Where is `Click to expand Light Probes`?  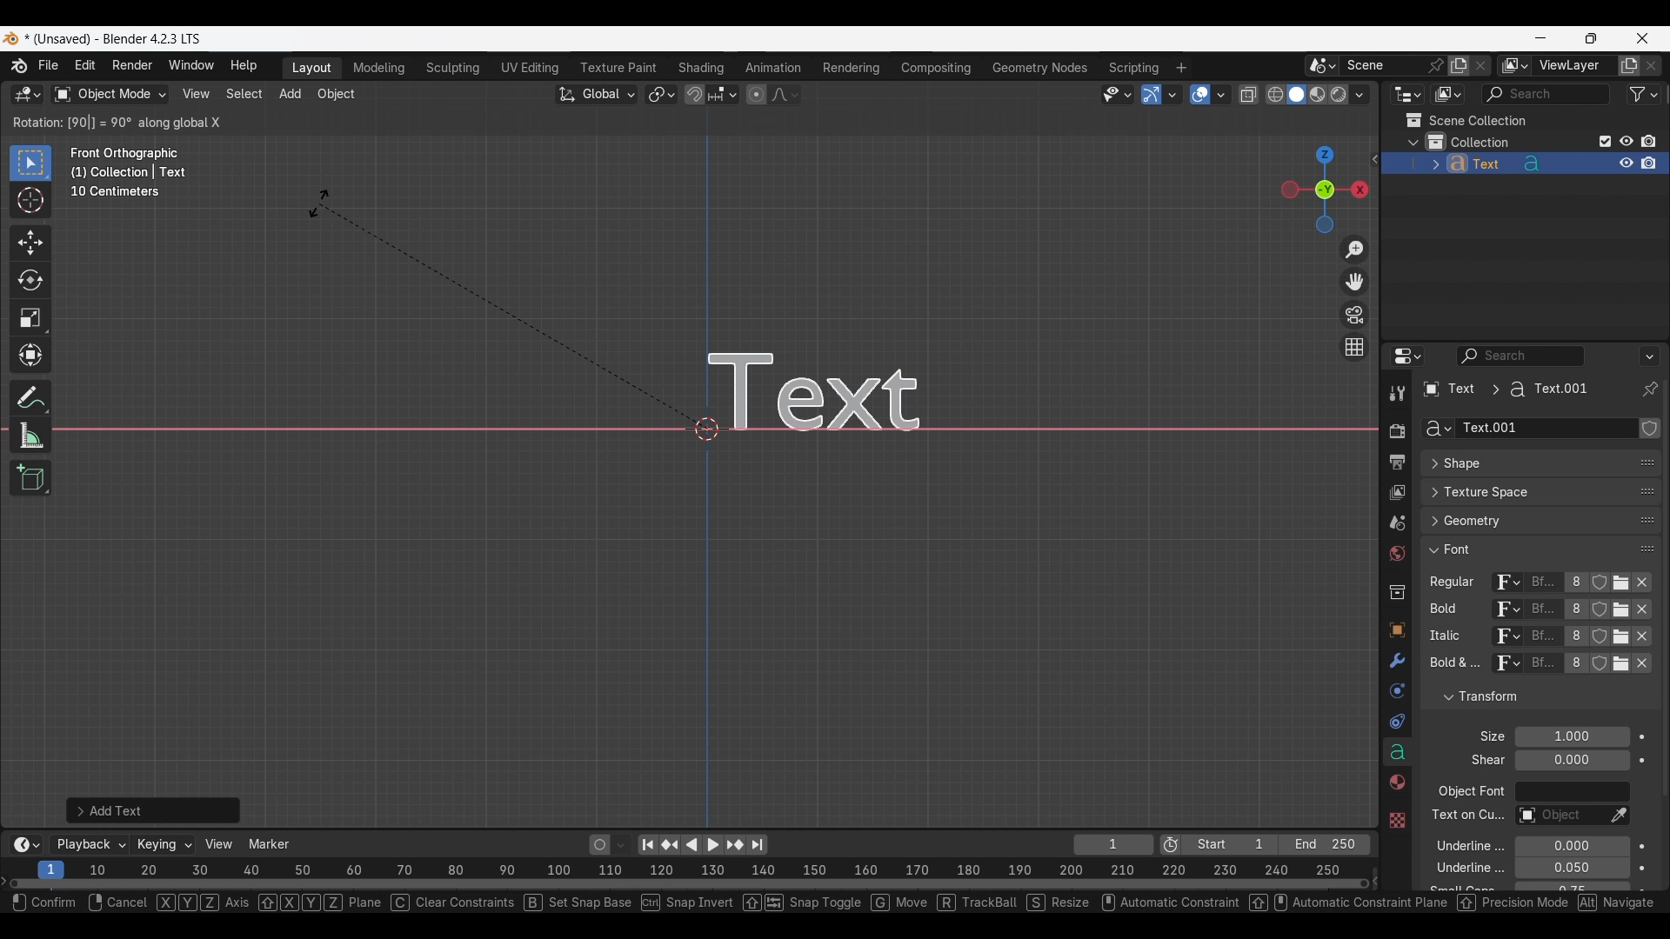
Click to expand Light Probes is located at coordinates (1481, 736).